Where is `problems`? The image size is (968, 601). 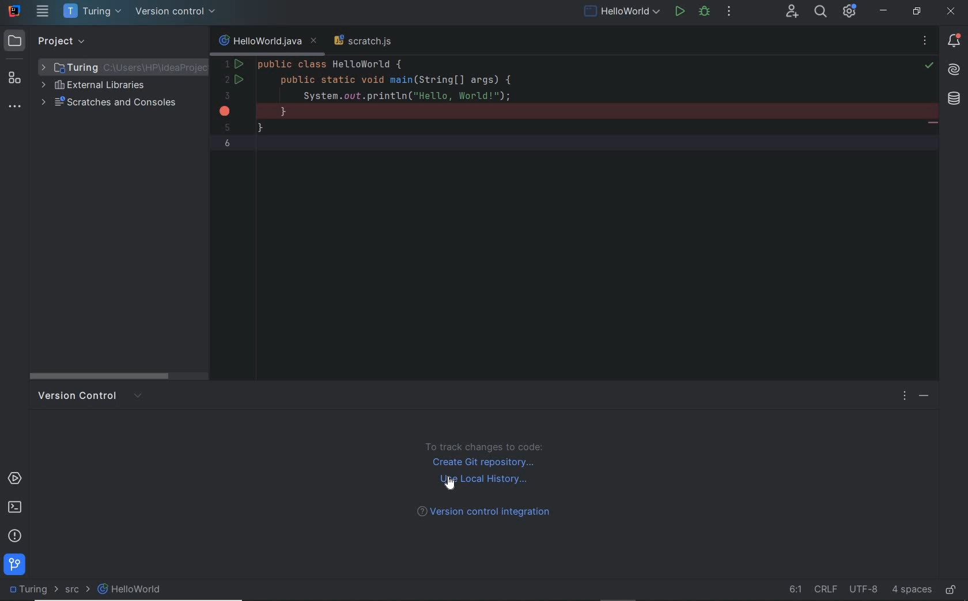 problems is located at coordinates (14, 535).